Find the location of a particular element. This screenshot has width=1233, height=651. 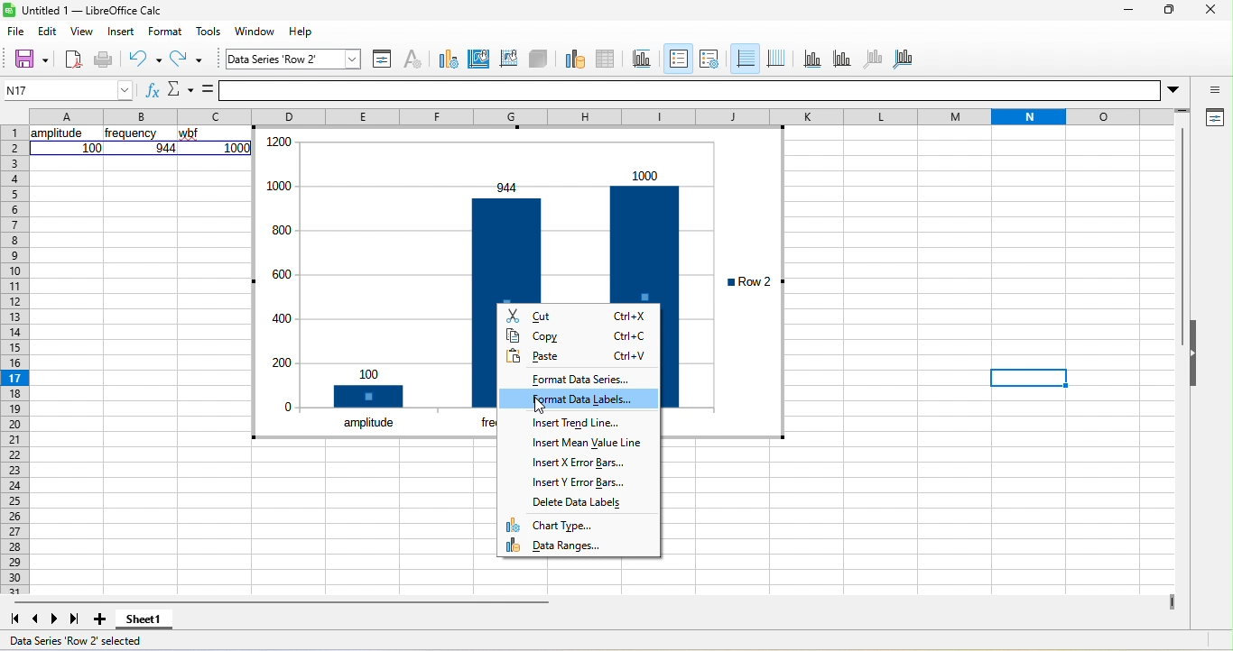

sidebar settings is located at coordinates (1212, 87).